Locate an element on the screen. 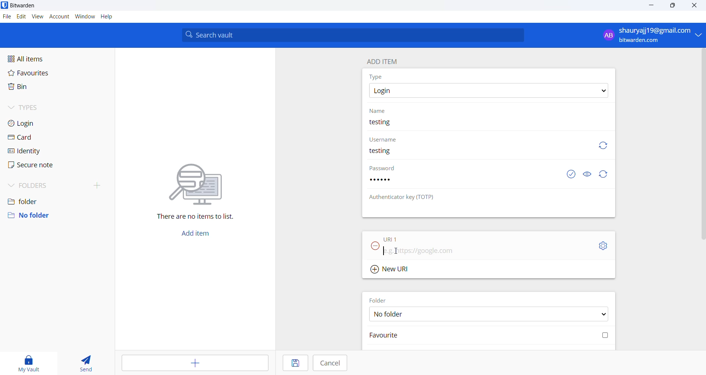 The image size is (706, 375). search bar is located at coordinates (353, 35).